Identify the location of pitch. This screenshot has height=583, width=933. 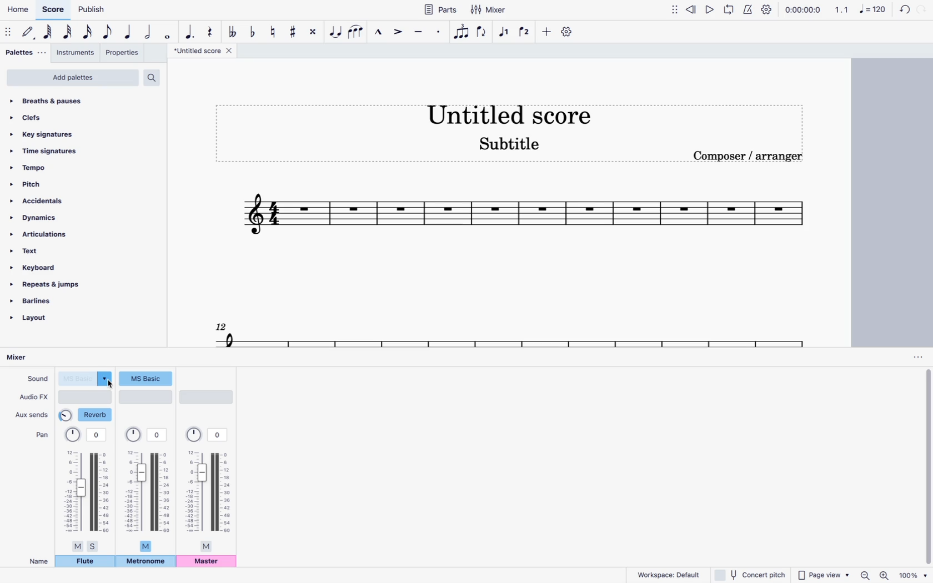
(51, 183).